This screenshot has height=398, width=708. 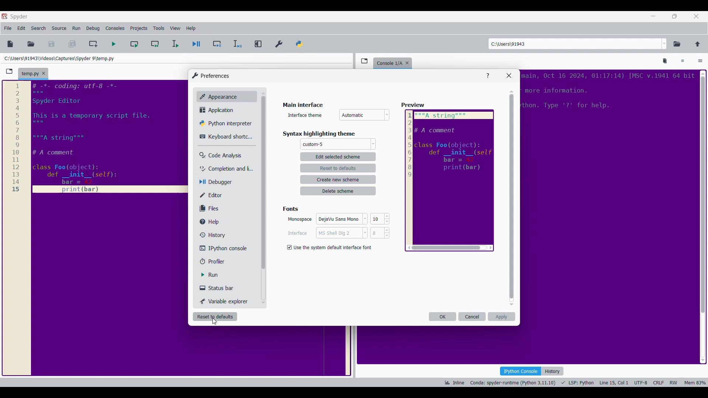 I want to click on Conda: spyder-runtime (Python 3.11.10), so click(x=514, y=382).